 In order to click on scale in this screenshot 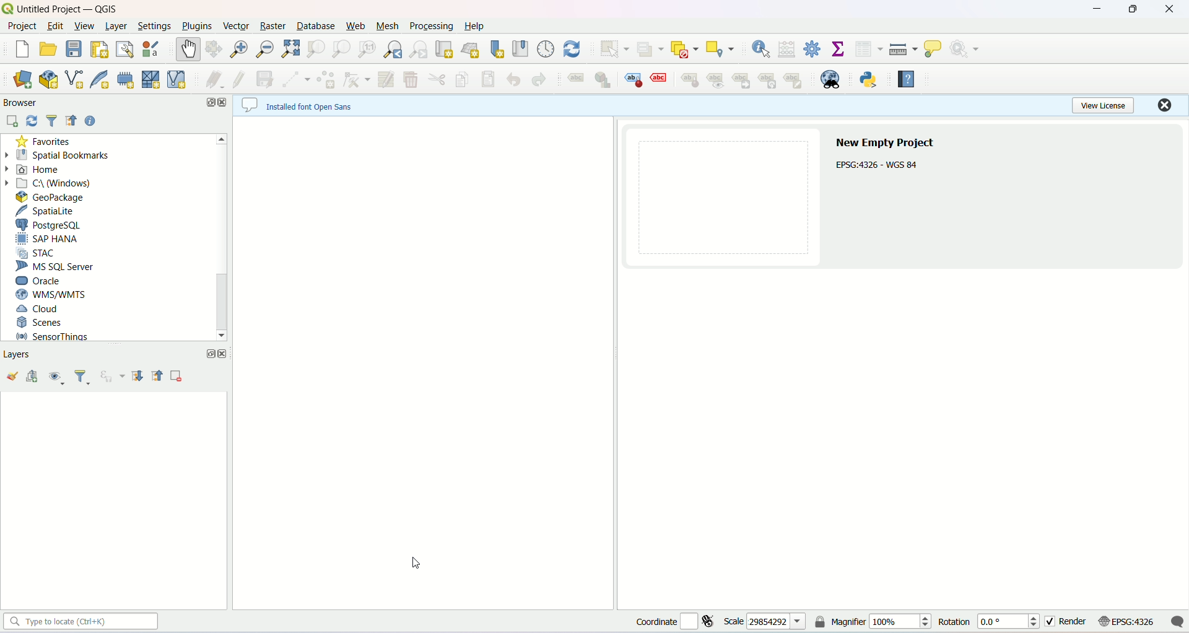, I will do `click(734, 622)`.